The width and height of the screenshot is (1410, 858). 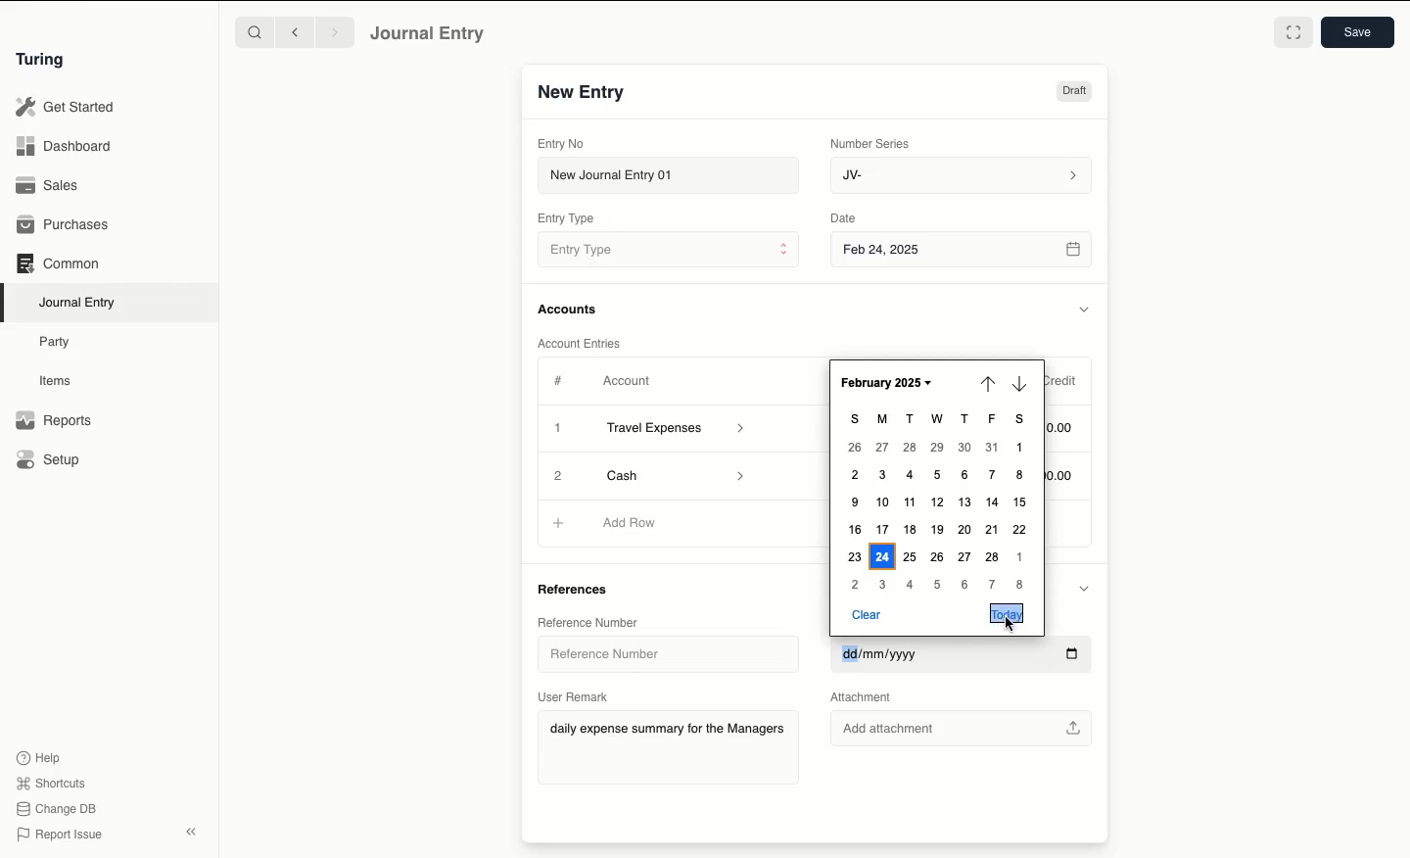 What do you see at coordinates (963, 725) in the screenshot?
I see `Add attachment` at bounding box center [963, 725].